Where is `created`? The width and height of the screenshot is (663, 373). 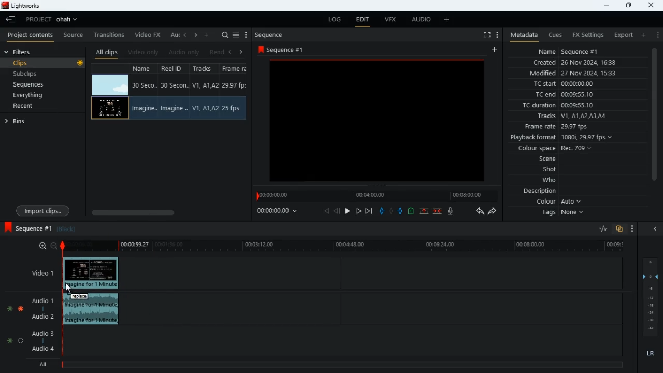 created is located at coordinates (580, 63).